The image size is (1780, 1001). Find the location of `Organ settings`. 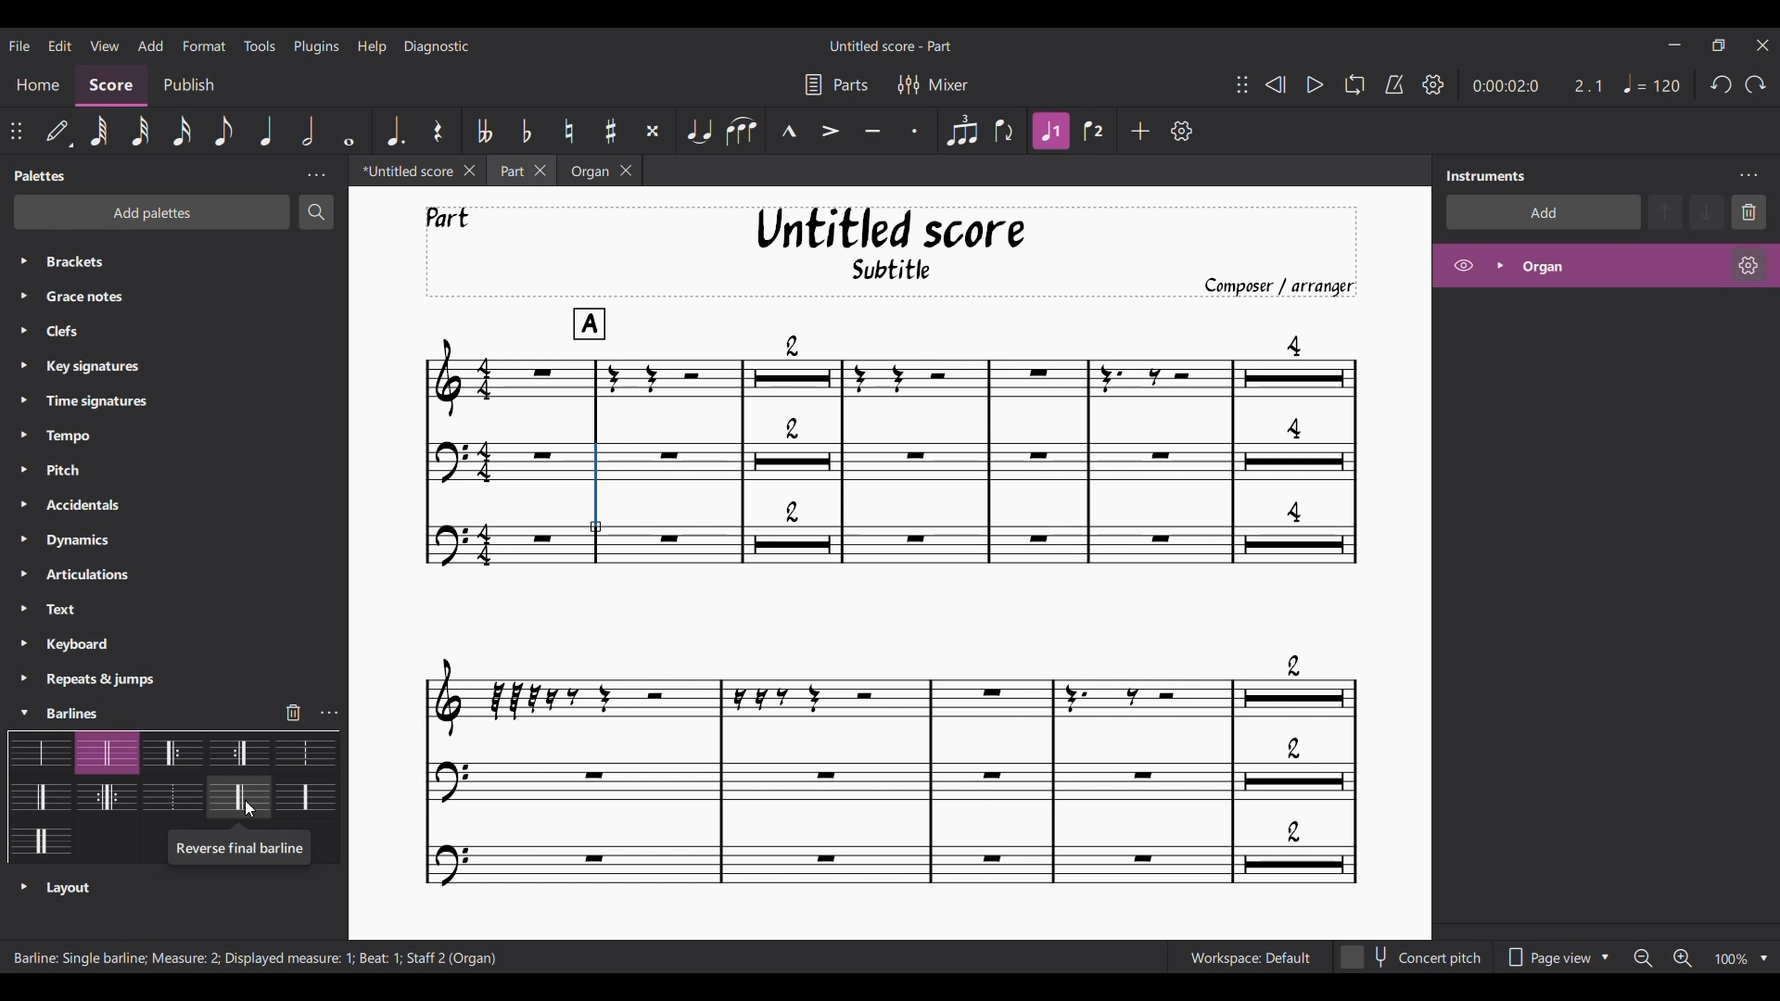

Organ settings is located at coordinates (1748, 265).